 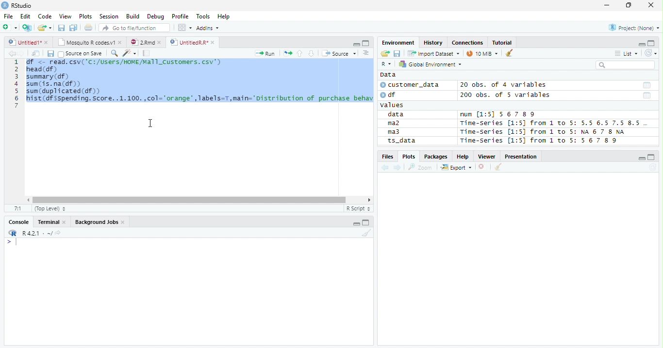 I want to click on Clean, so click(x=498, y=167).